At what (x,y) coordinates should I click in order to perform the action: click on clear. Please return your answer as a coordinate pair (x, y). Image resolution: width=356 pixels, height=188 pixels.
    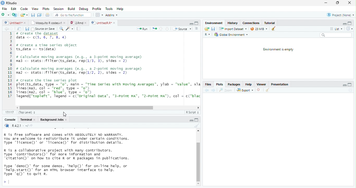
    Looking at the image, I should click on (267, 90).